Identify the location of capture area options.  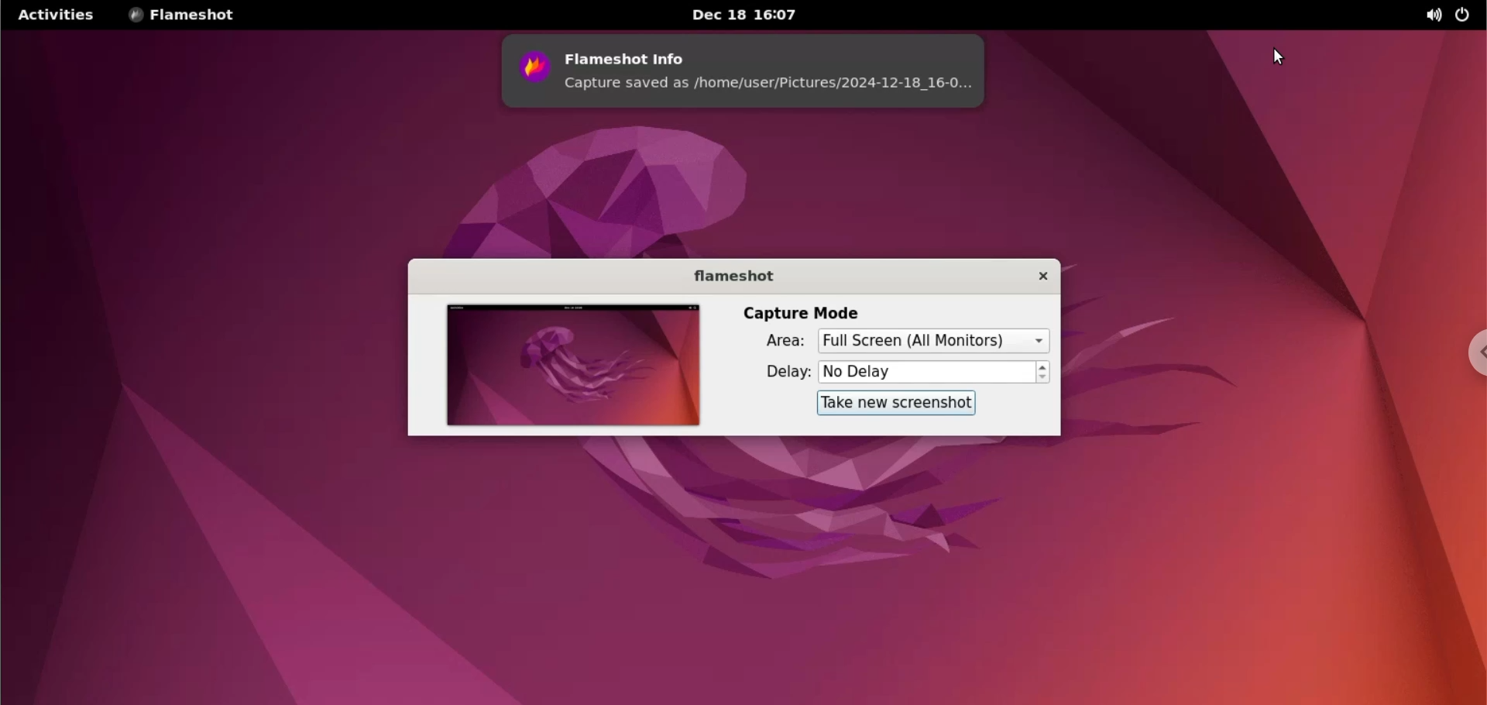
(932, 341).